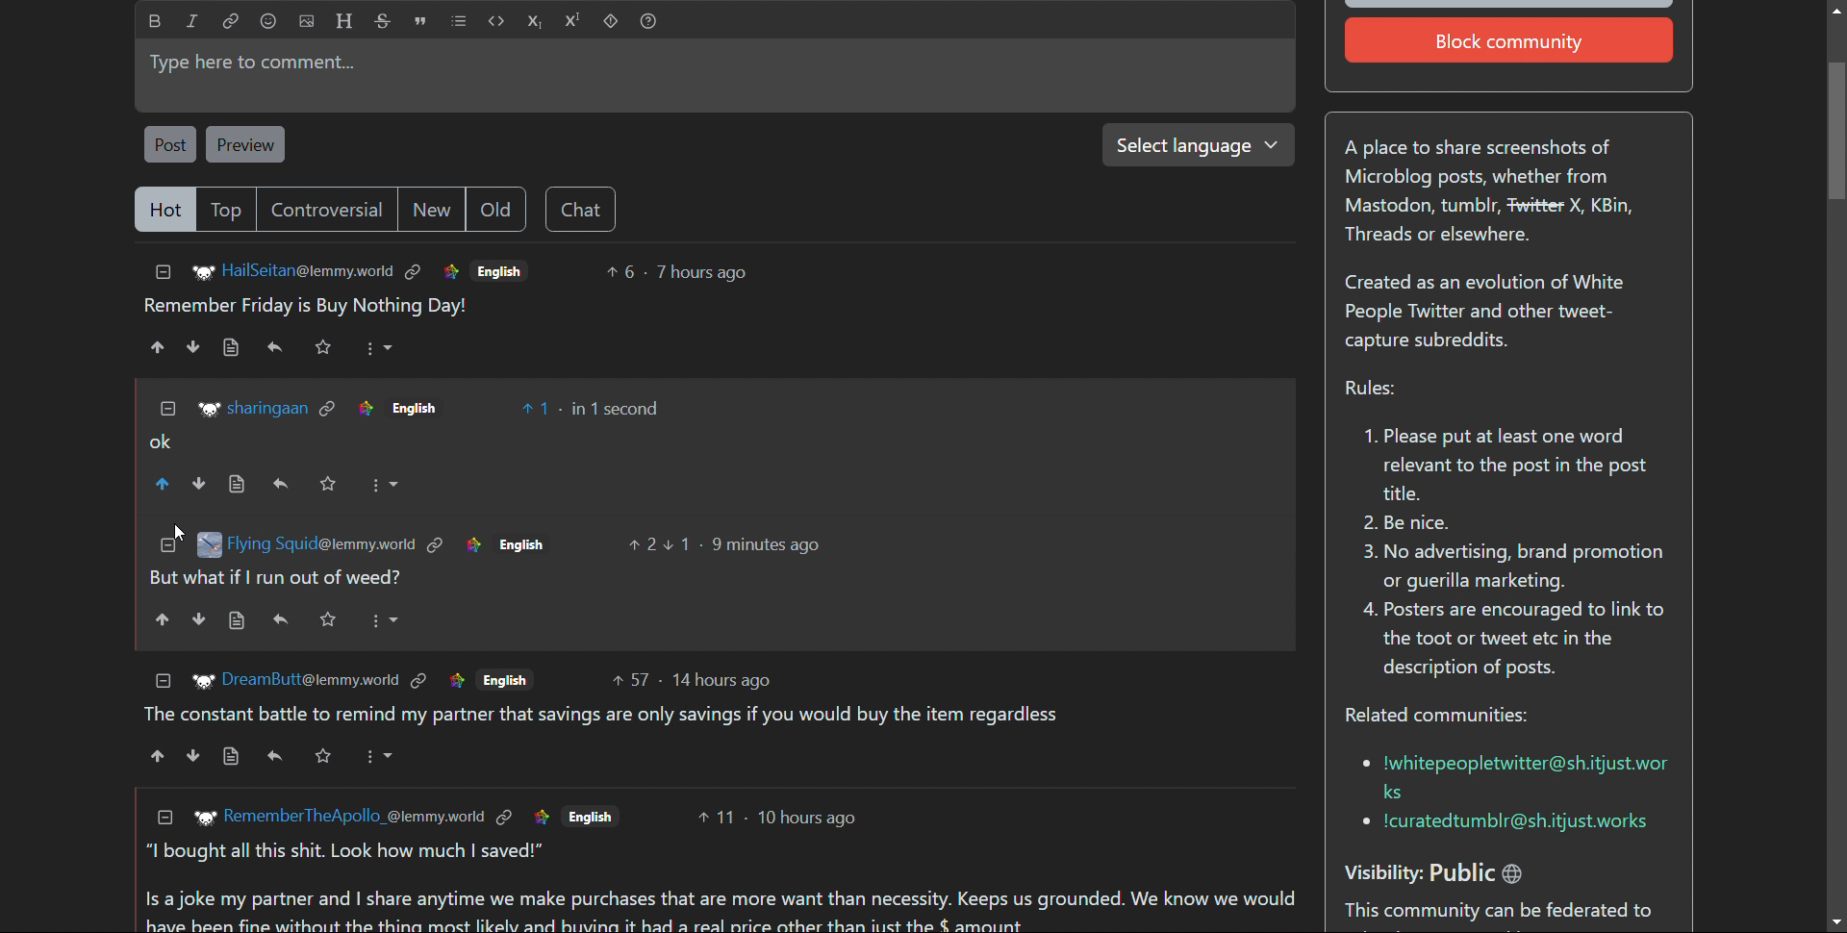 The image size is (1847, 933). I want to click on time of posting, so click(810, 820).